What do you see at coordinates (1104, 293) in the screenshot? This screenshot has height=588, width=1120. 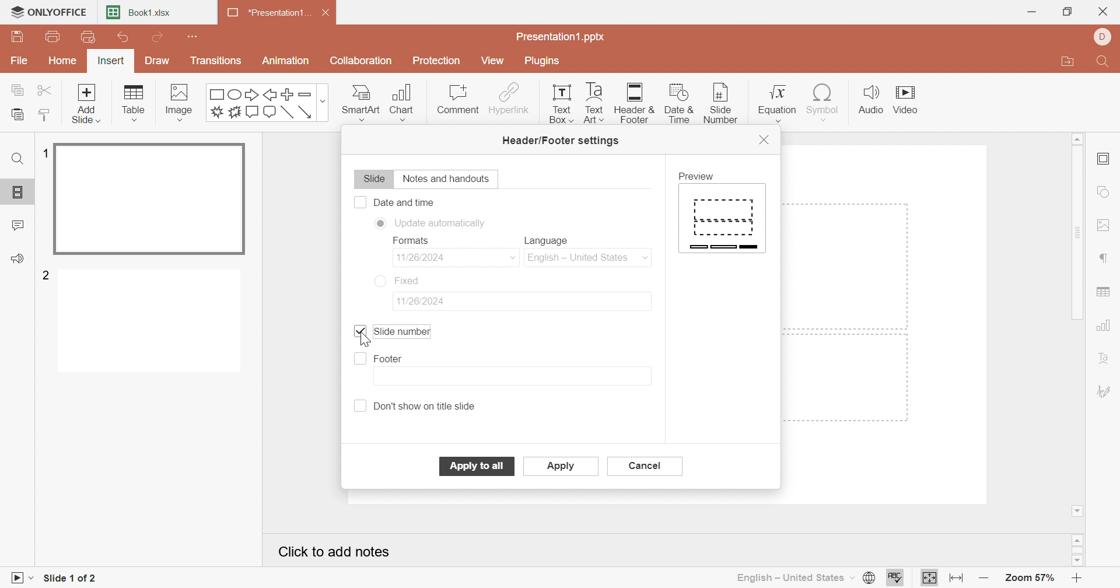 I see `Table settings` at bounding box center [1104, 293].